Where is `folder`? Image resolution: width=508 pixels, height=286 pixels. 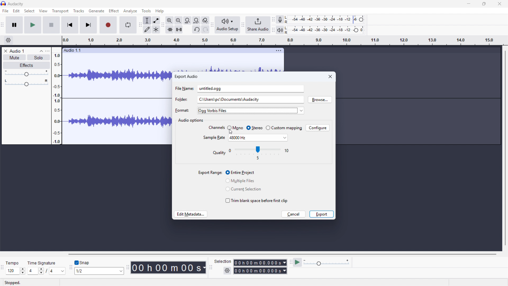
folder is located at coordinates (181, 100).